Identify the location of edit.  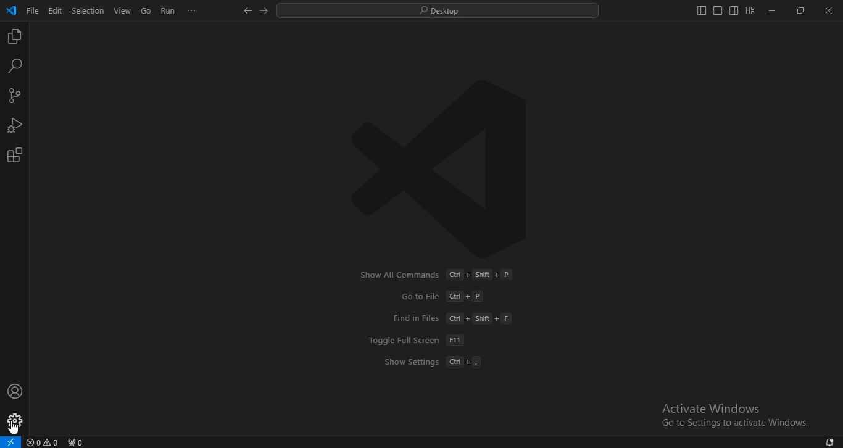
(55, 12).